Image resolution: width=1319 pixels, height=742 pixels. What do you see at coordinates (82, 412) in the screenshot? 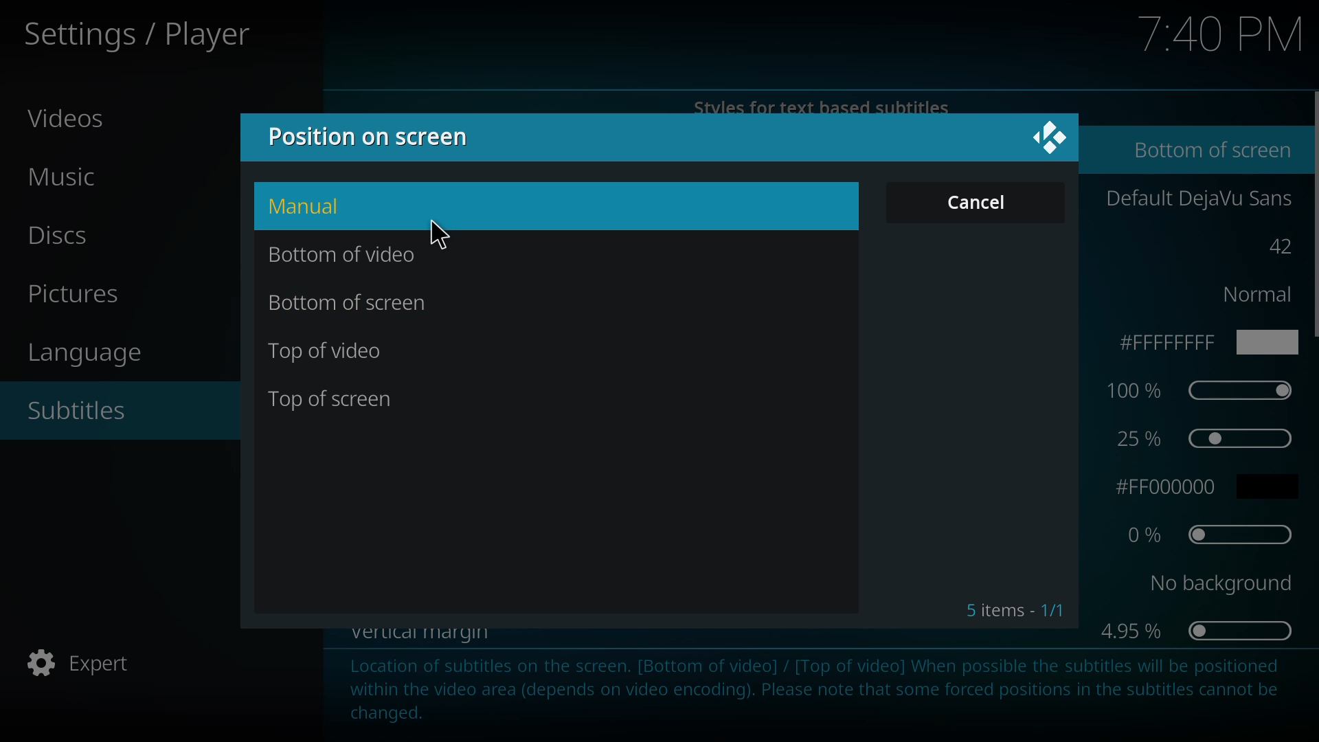
I see `subtitles` at bounding box center [82, 412].